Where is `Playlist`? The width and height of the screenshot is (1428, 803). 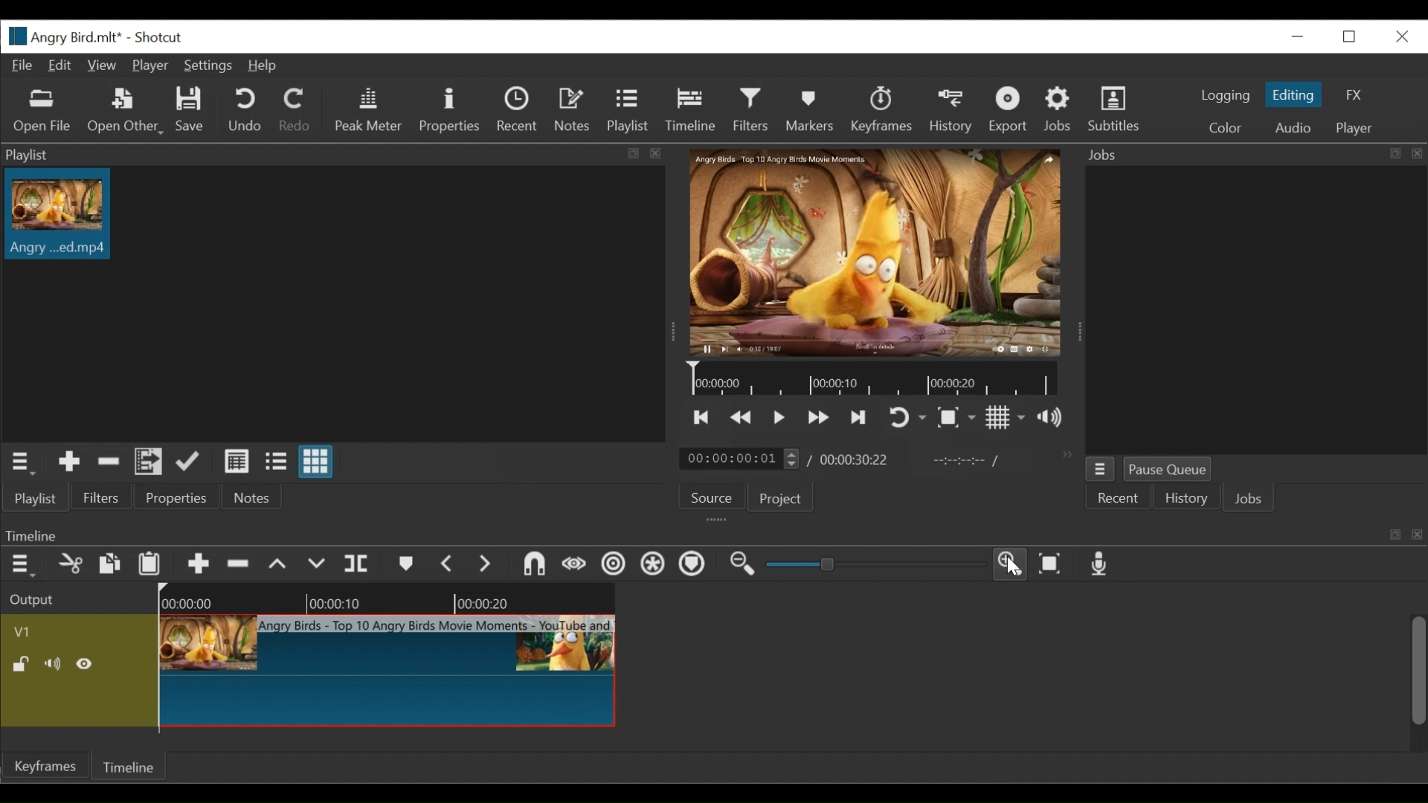 Playlist is located at coordinates (335, 155).